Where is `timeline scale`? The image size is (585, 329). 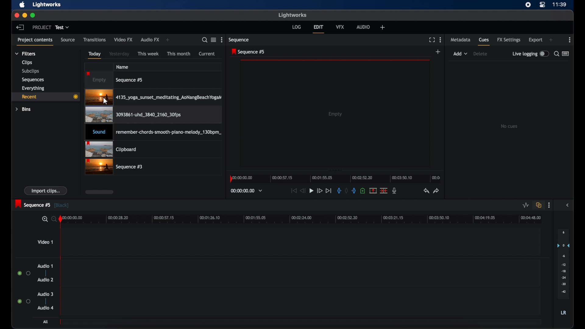
timeline scale is located at coordinates (335, 179).